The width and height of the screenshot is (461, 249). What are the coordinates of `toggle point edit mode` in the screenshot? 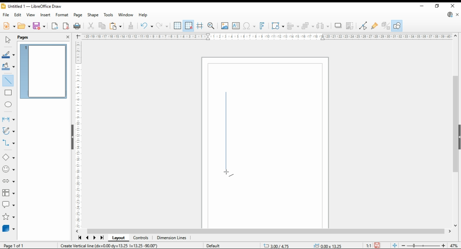 It's located at (364, 25).